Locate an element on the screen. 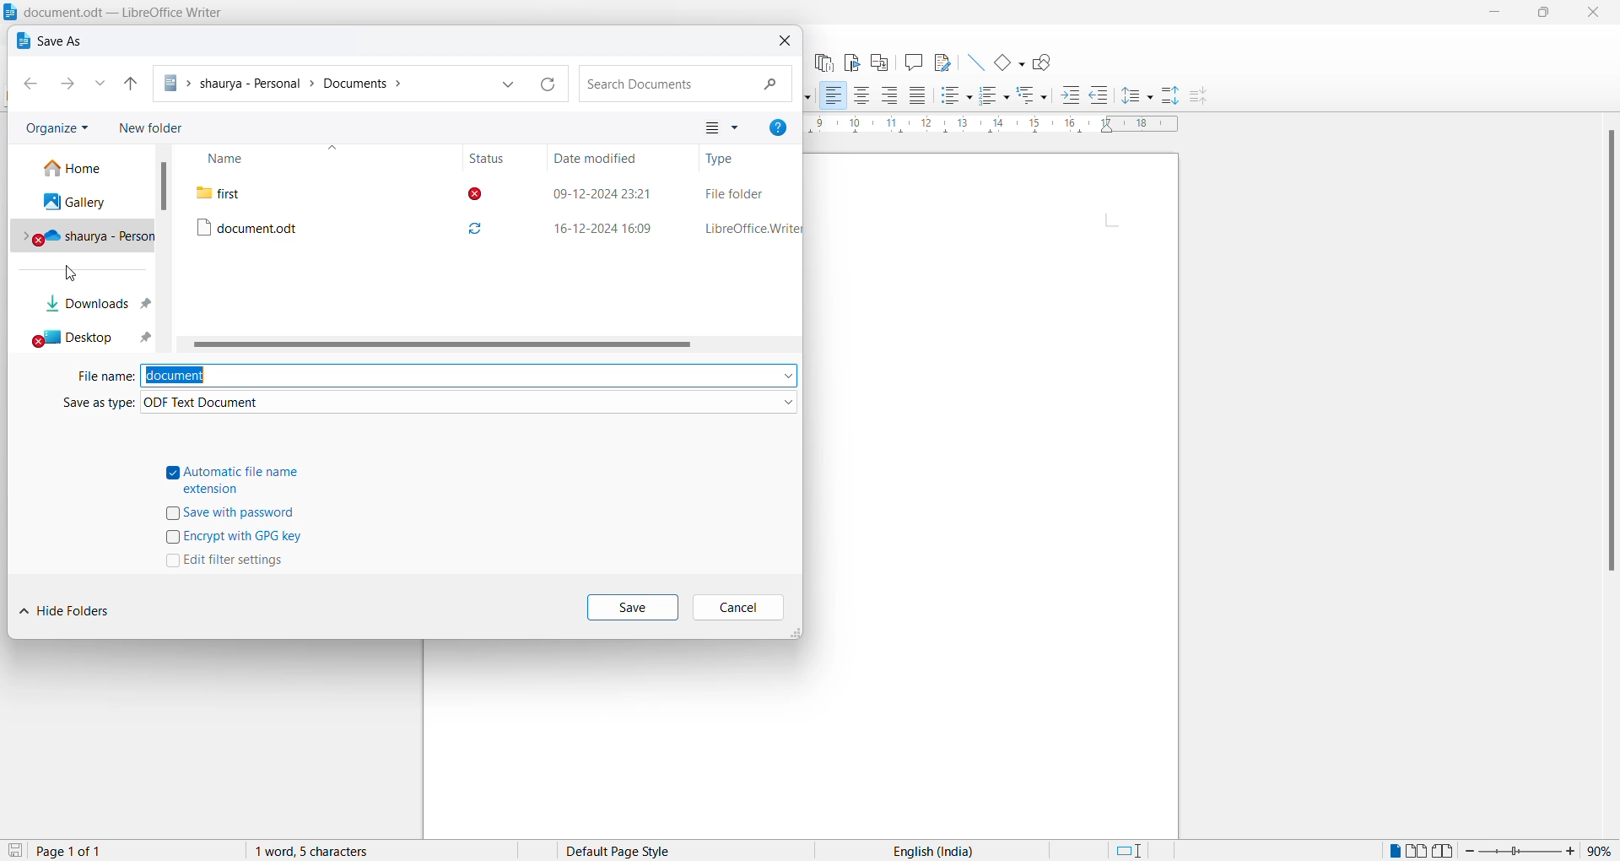 This screenshot has height=861, width=1620. New folder is located at coordinates (158, 123).